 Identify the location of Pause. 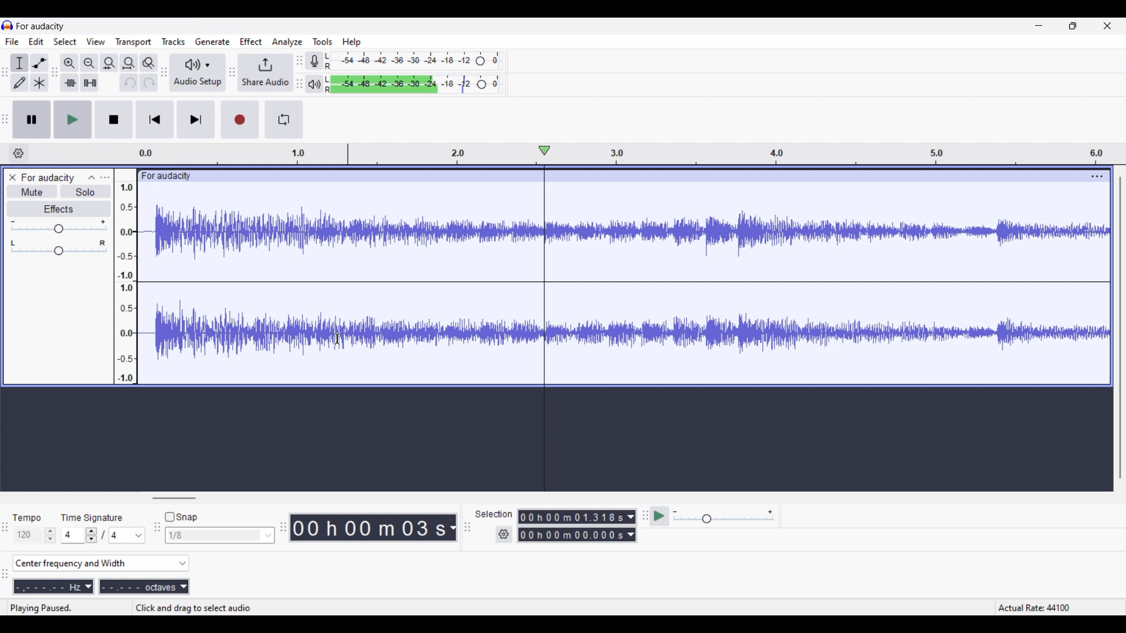
(32, 120).